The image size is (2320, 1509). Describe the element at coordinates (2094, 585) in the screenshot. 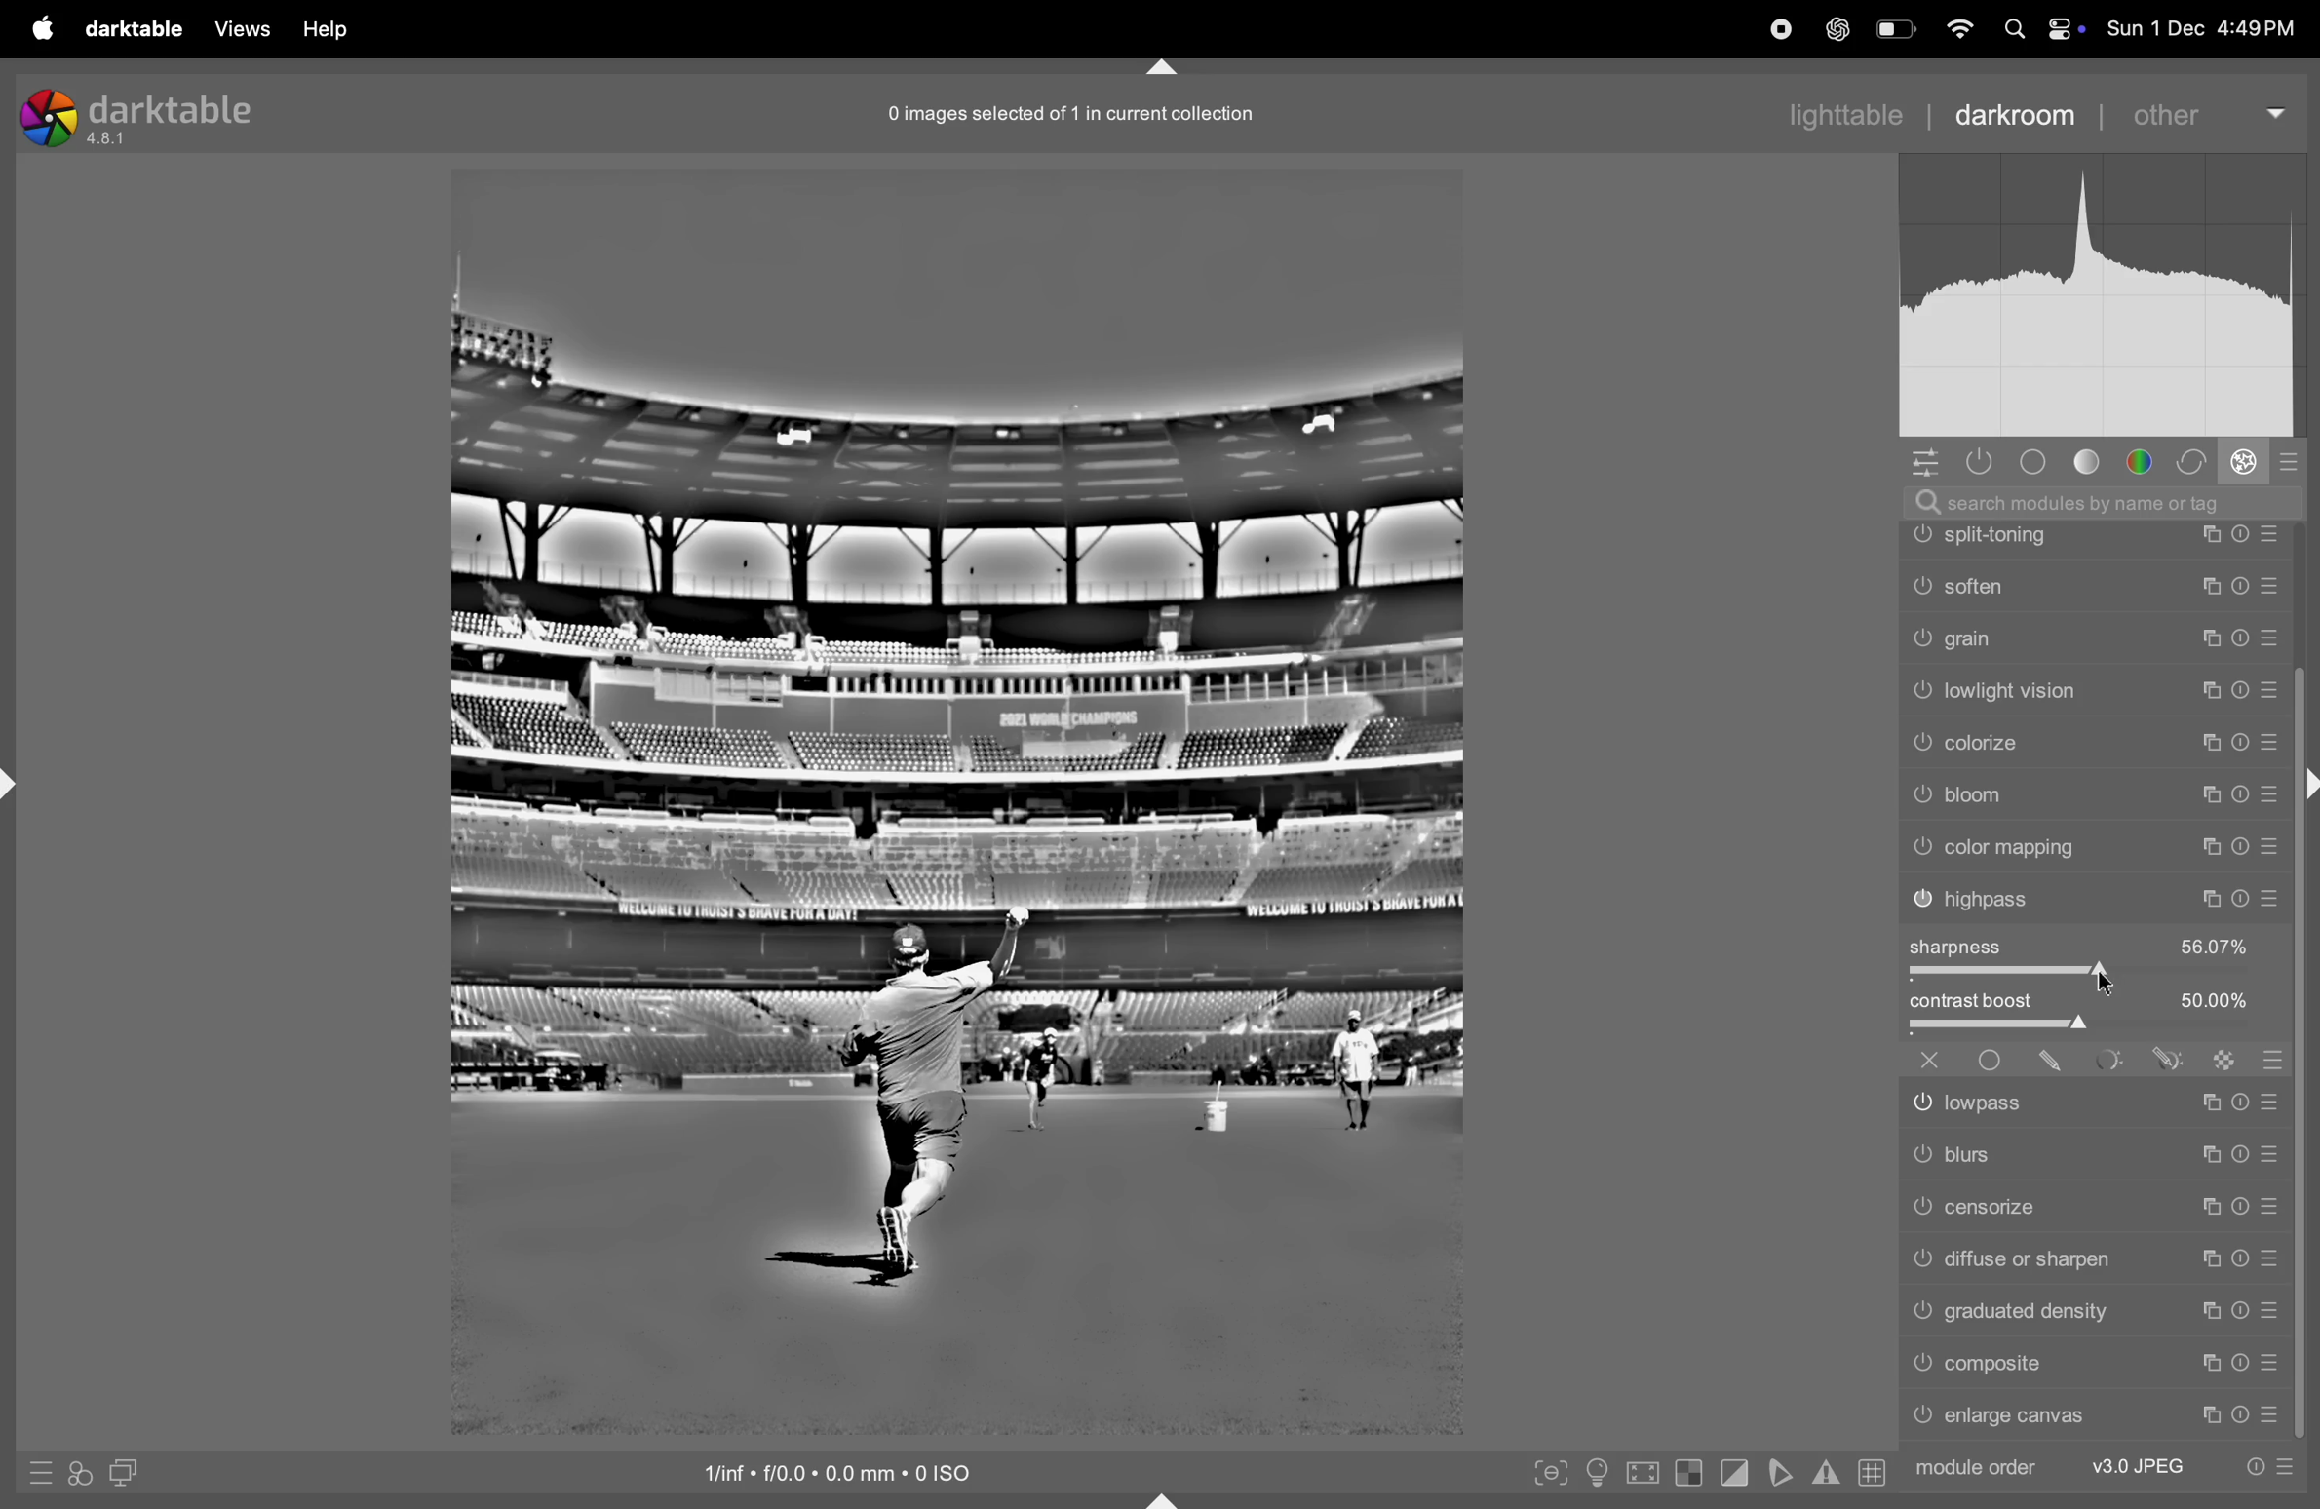

I see `farming` at that location.